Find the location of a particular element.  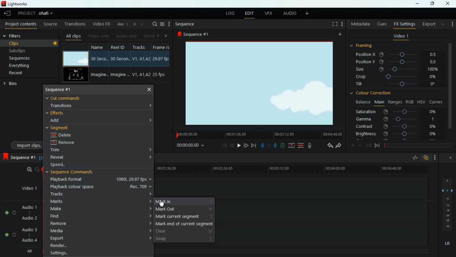

-24 (layer) is located at coordinates (446, 216).